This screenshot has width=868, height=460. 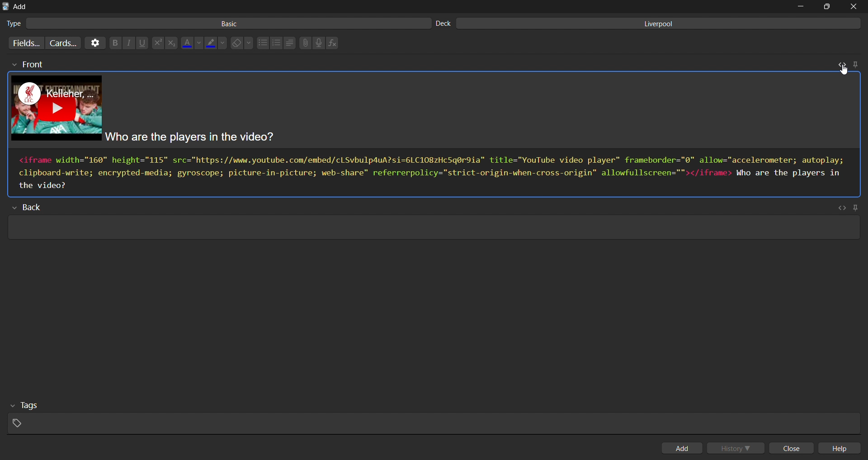 What do you see at coordinates (431, 416) in the screenshot?
I see `tags input field` at bounding box center [431, 416].